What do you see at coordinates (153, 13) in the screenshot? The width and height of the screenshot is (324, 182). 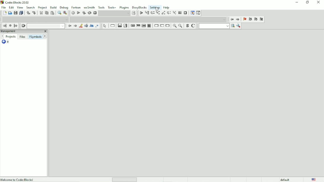 I see `Next line` at bounding box center [153, 13].